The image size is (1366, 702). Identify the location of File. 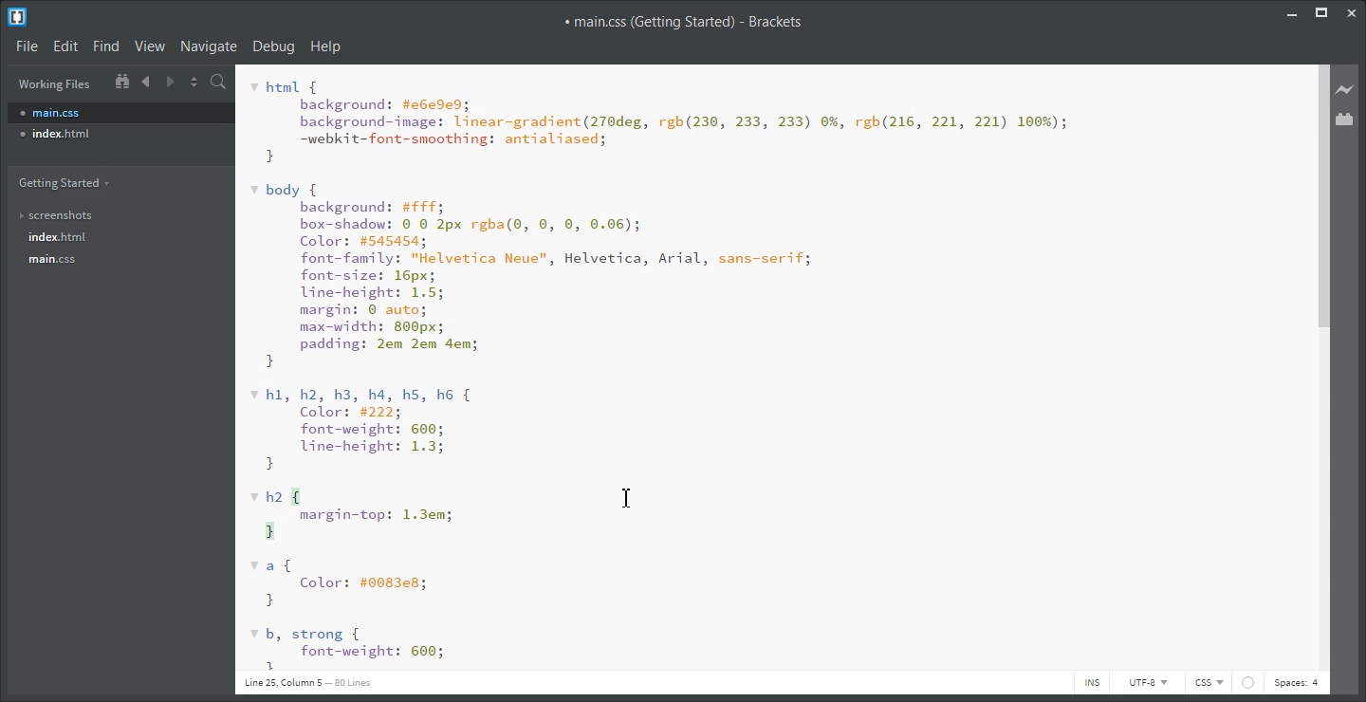
(26, 45).